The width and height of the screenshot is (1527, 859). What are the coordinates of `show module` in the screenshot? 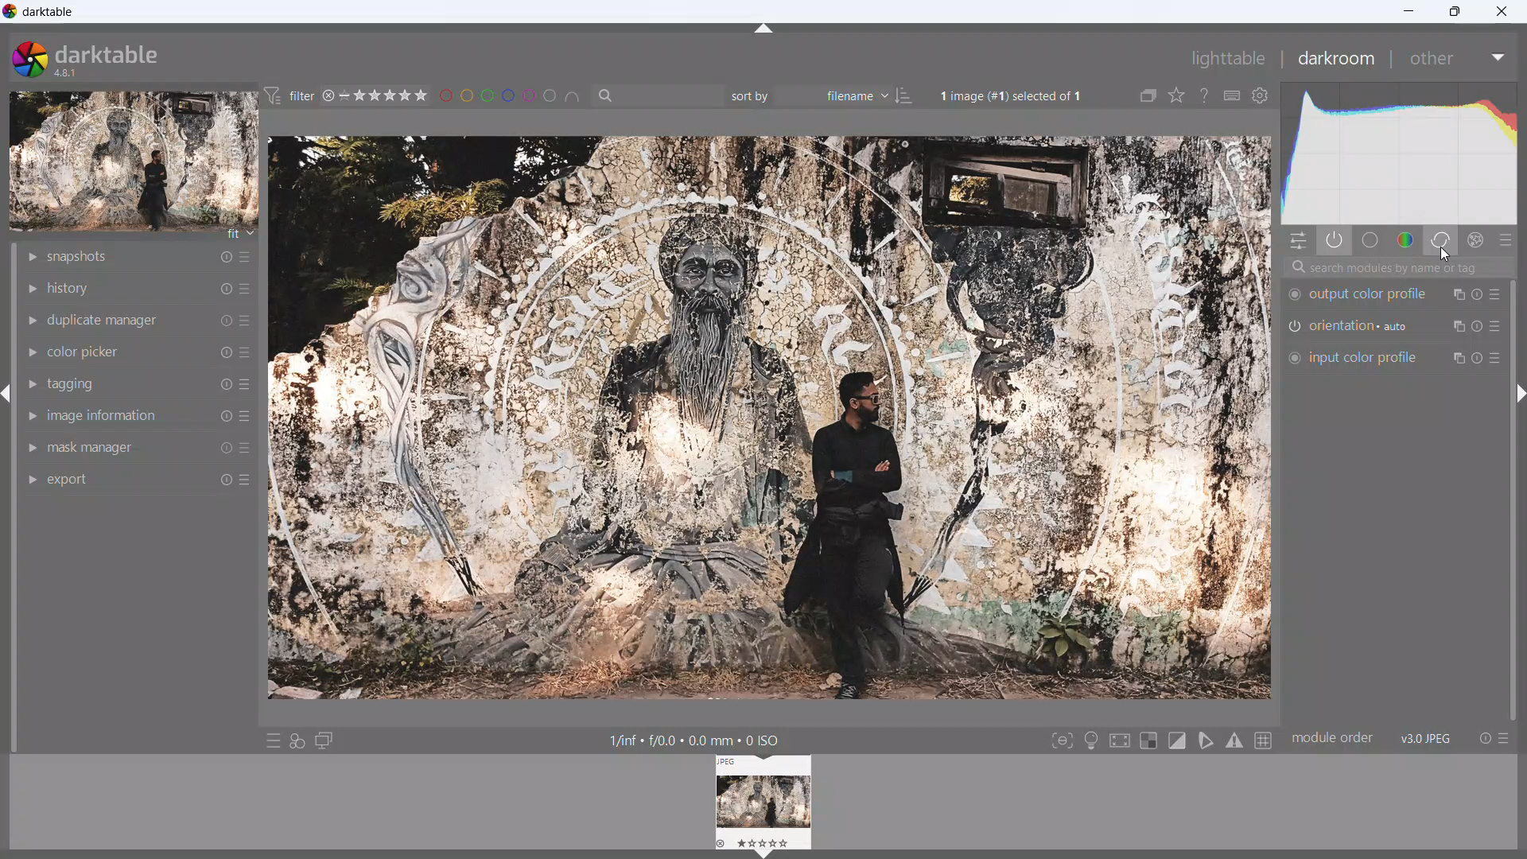 It's located at (33, 352).